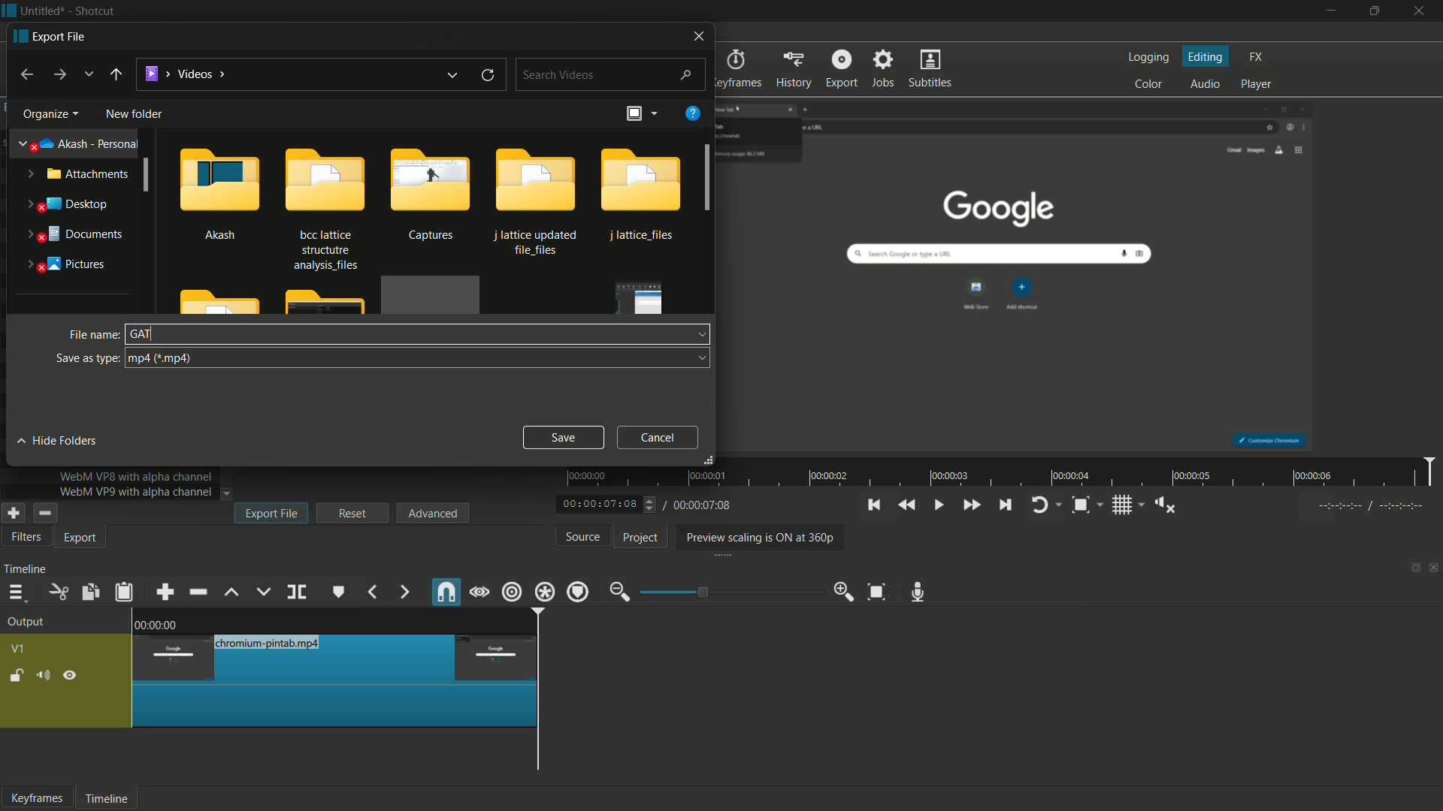 Image resolution: width=1443 pixels, height=811 pixels. I want to click on player, so click(1257, 83).